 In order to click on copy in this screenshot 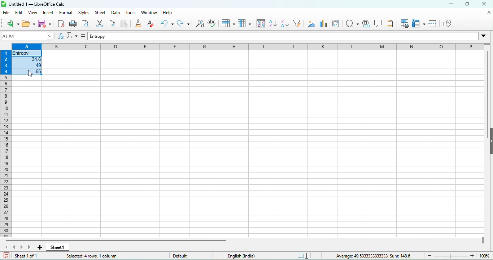, I will do `click(111, 24)`.